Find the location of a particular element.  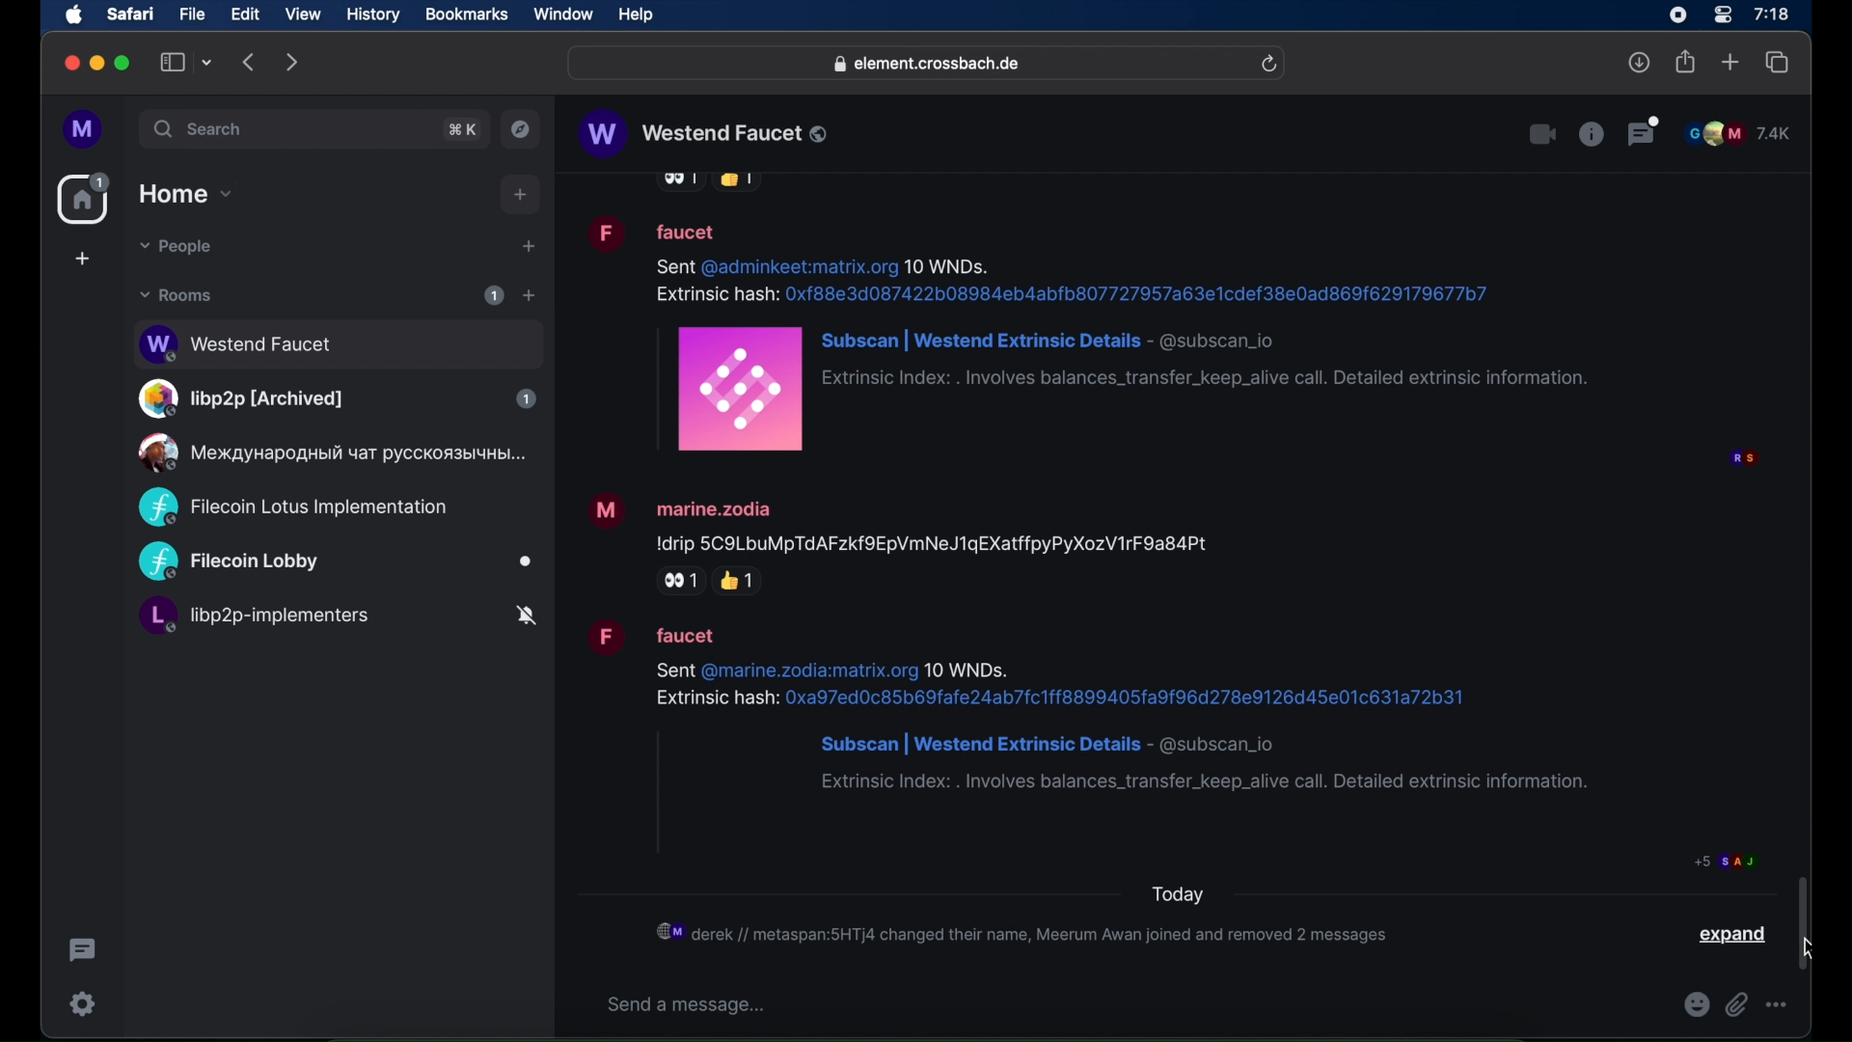

participants is located at coordinates (1727, 861).